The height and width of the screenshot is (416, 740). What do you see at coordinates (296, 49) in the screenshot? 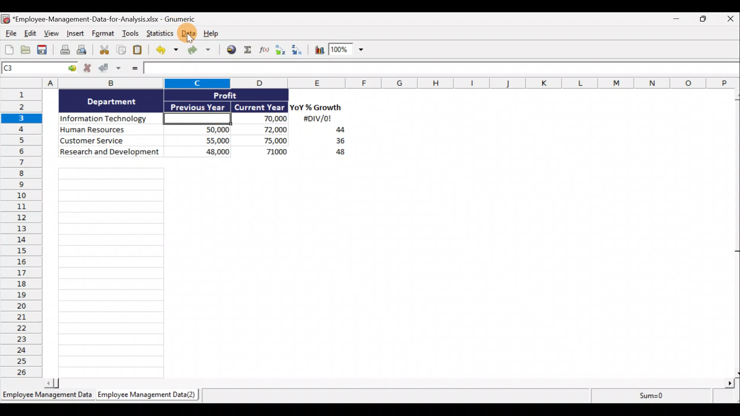
I see `Sort descending` at bounding box center [296, 49].